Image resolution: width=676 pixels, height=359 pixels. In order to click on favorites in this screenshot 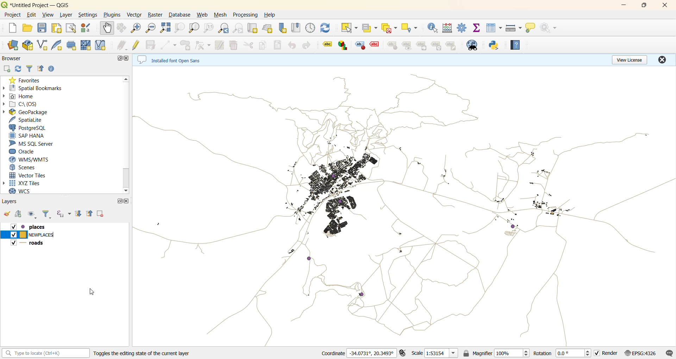, I will do `click(26, 80)`.